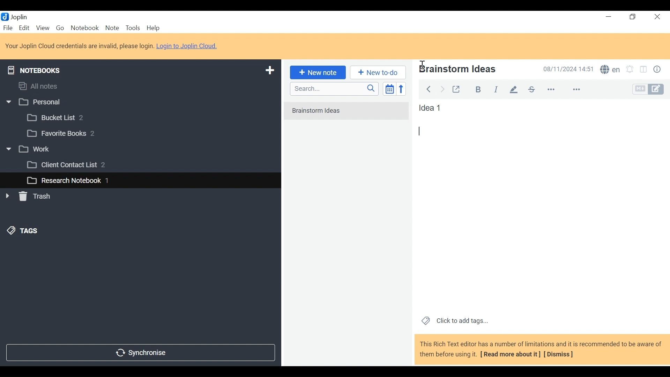 The width and height of the screenshot is (670, 377). What do you see at coordinates (18, 16) in the screenshot?
I see `Joplin Desktop Icon` at bounding box center [18, 16].